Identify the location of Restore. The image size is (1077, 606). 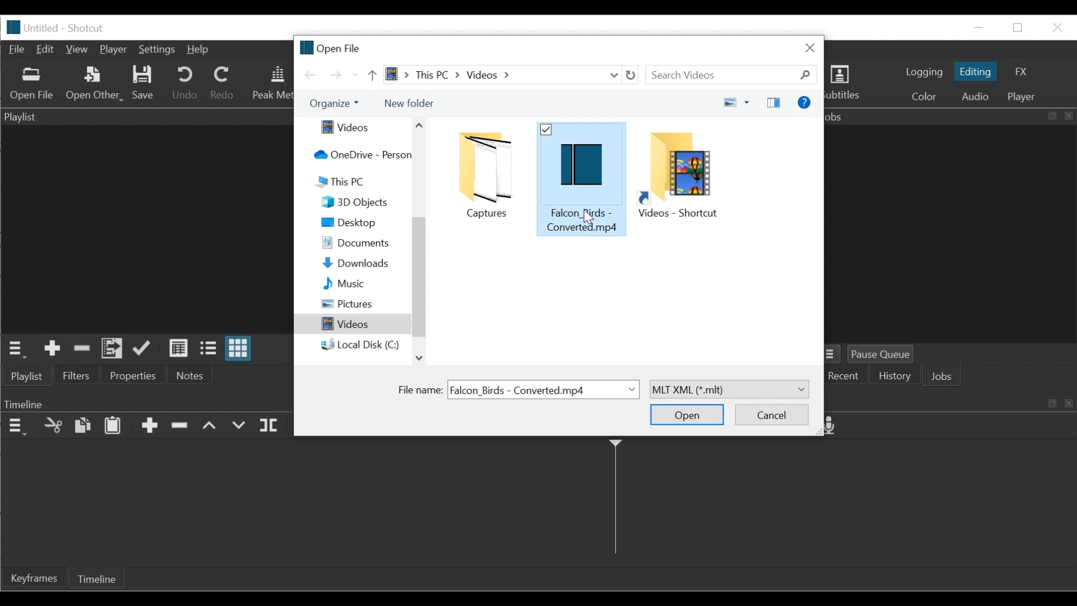
(1019, 28).